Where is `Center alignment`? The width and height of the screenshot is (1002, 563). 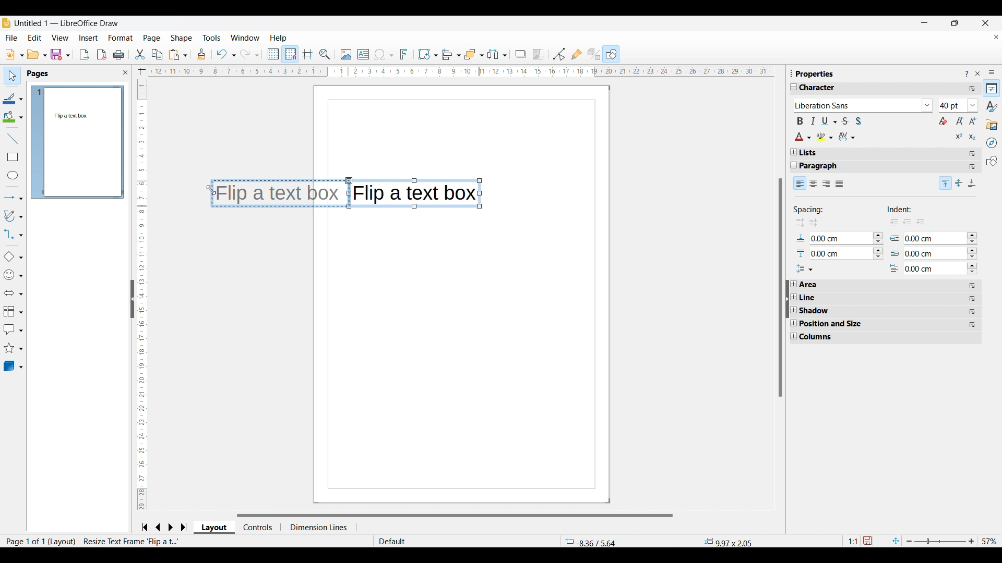 Center alignment is located at coordinates (814, 183).